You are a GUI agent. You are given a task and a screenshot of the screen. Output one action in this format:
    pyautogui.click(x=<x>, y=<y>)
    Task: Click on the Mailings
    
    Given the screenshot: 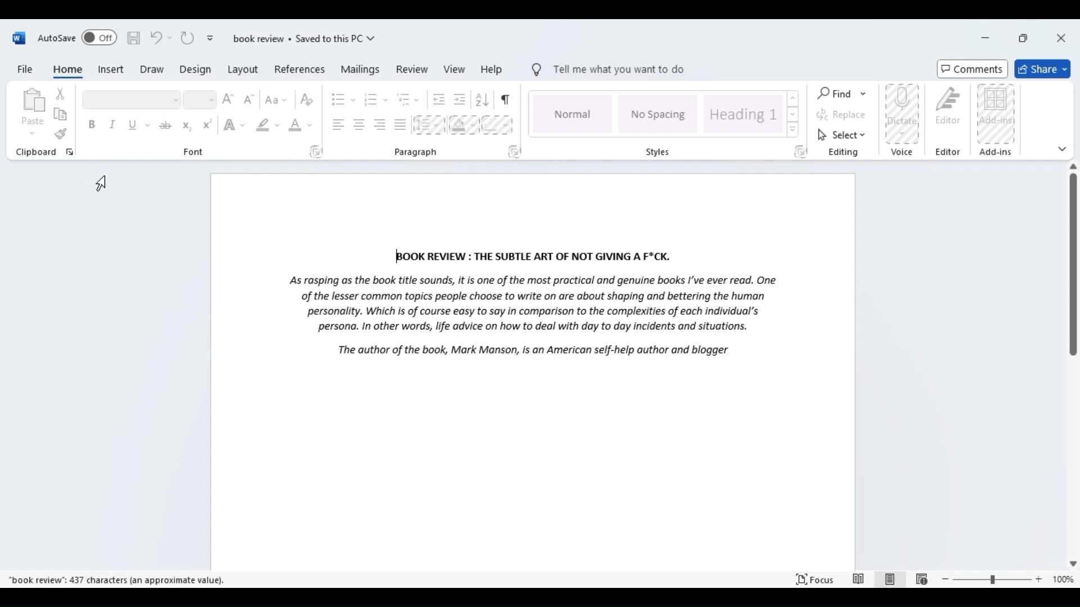 What is the action you would take?
    pyautogui.click(x=361, y=71)
    